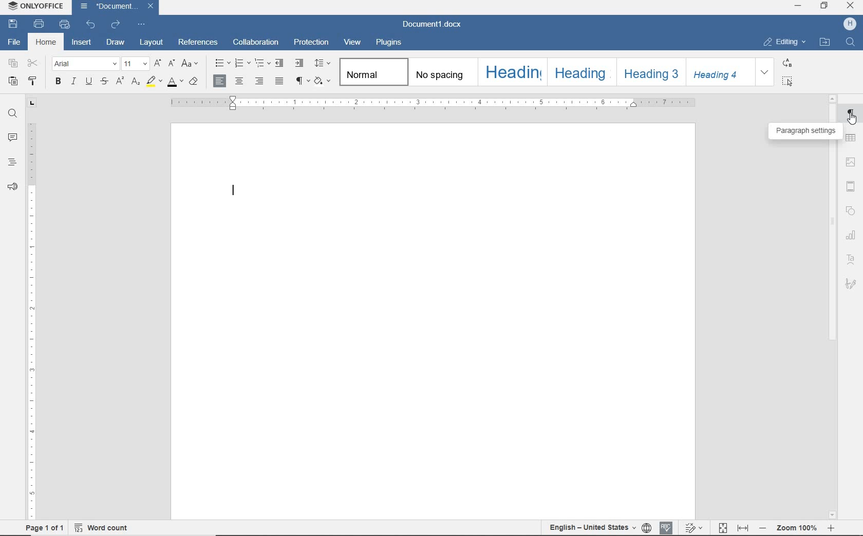 This screenshot has width=863, height=536. What do you see at coordinates (135, 65) in the screenshot?
I see `font size` at bounding box center [135, 65].